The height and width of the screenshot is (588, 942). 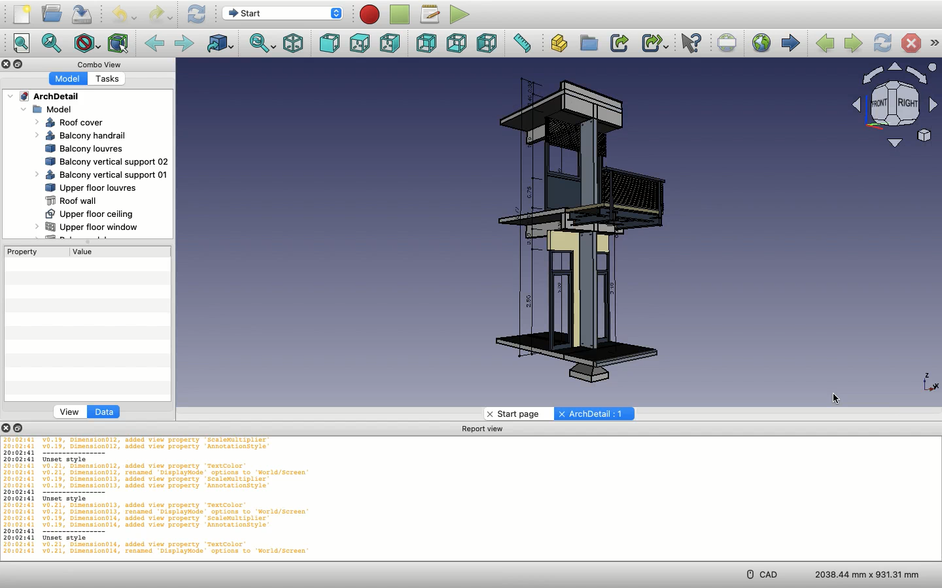 I want to click on Bottom, so click(x=455, y=44).